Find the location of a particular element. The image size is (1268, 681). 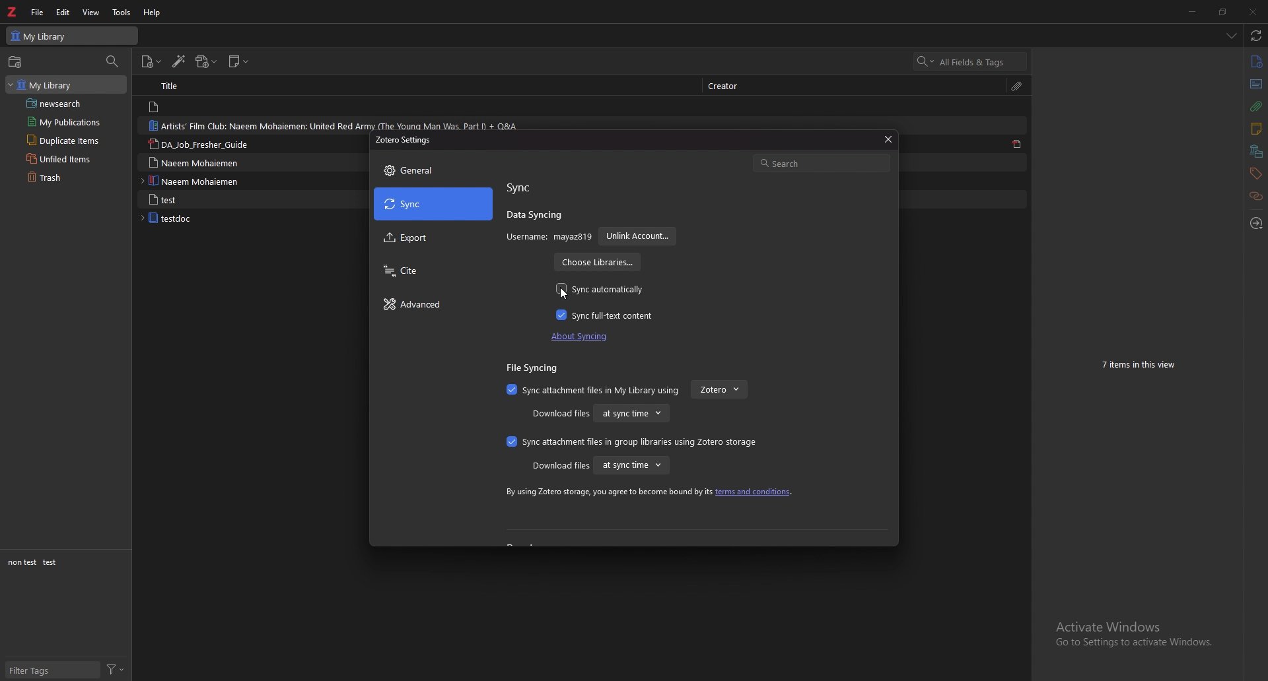

cite is located at coordinates (431, 271).